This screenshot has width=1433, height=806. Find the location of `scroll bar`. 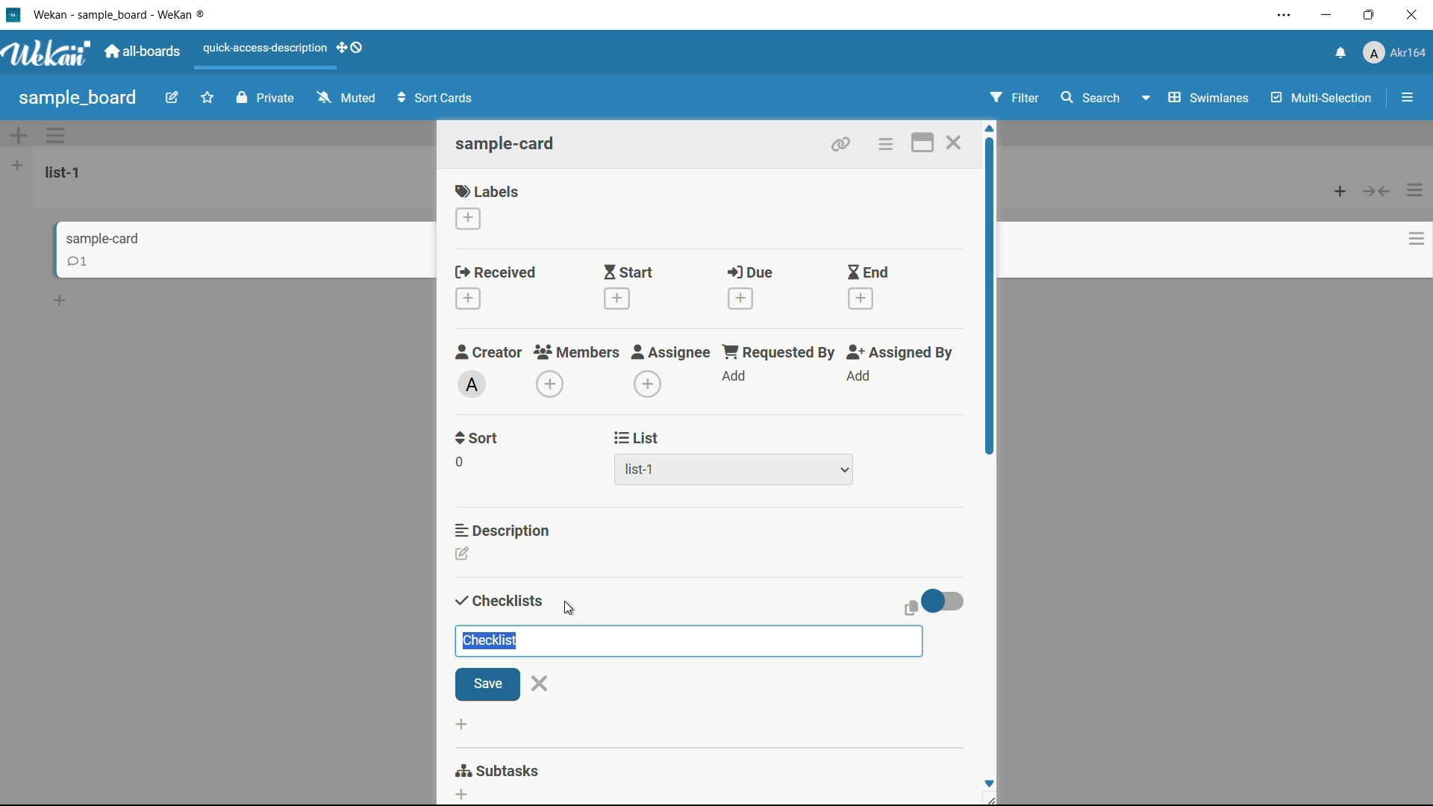

scroll bar is located at coordinates (991, 311).